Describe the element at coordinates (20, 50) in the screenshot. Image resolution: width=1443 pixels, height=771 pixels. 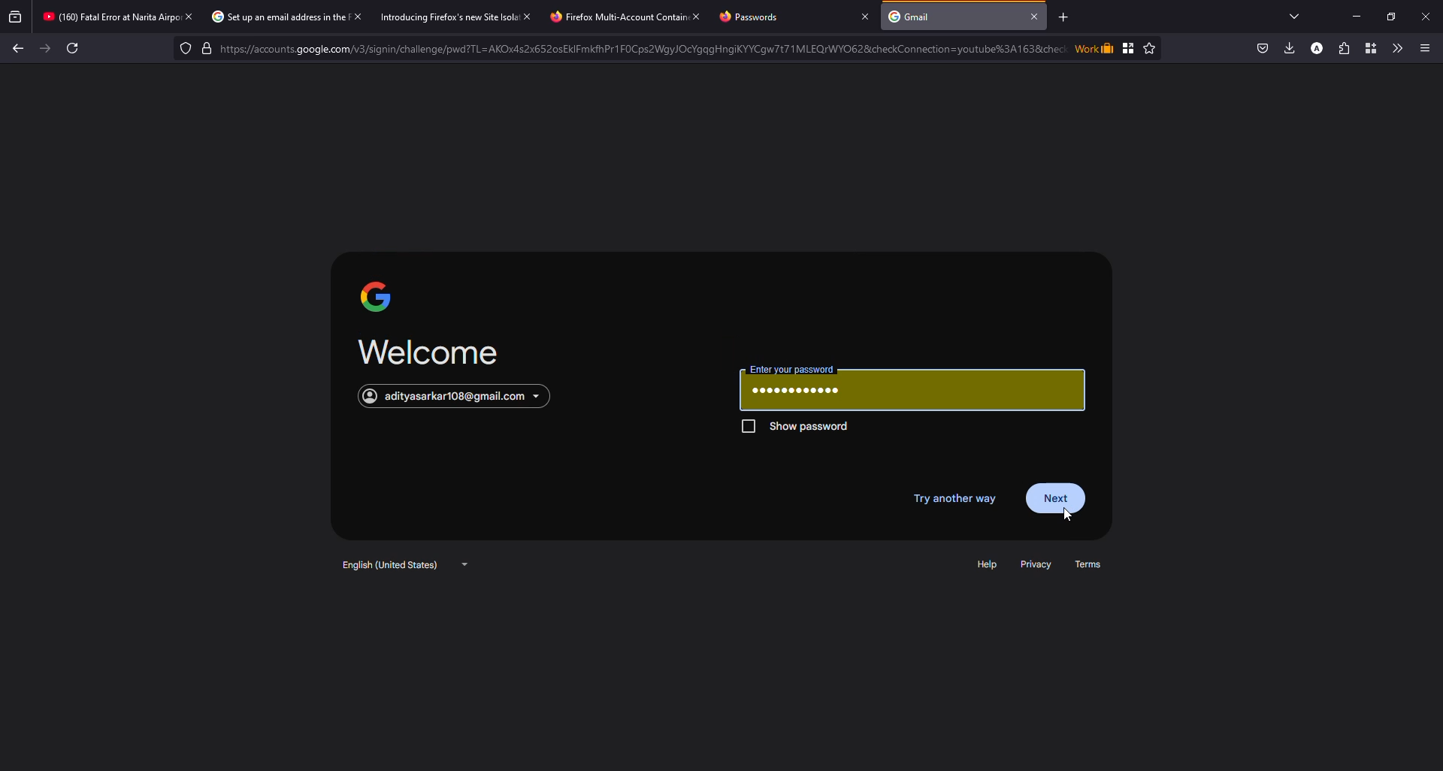
I see `back` at that location.